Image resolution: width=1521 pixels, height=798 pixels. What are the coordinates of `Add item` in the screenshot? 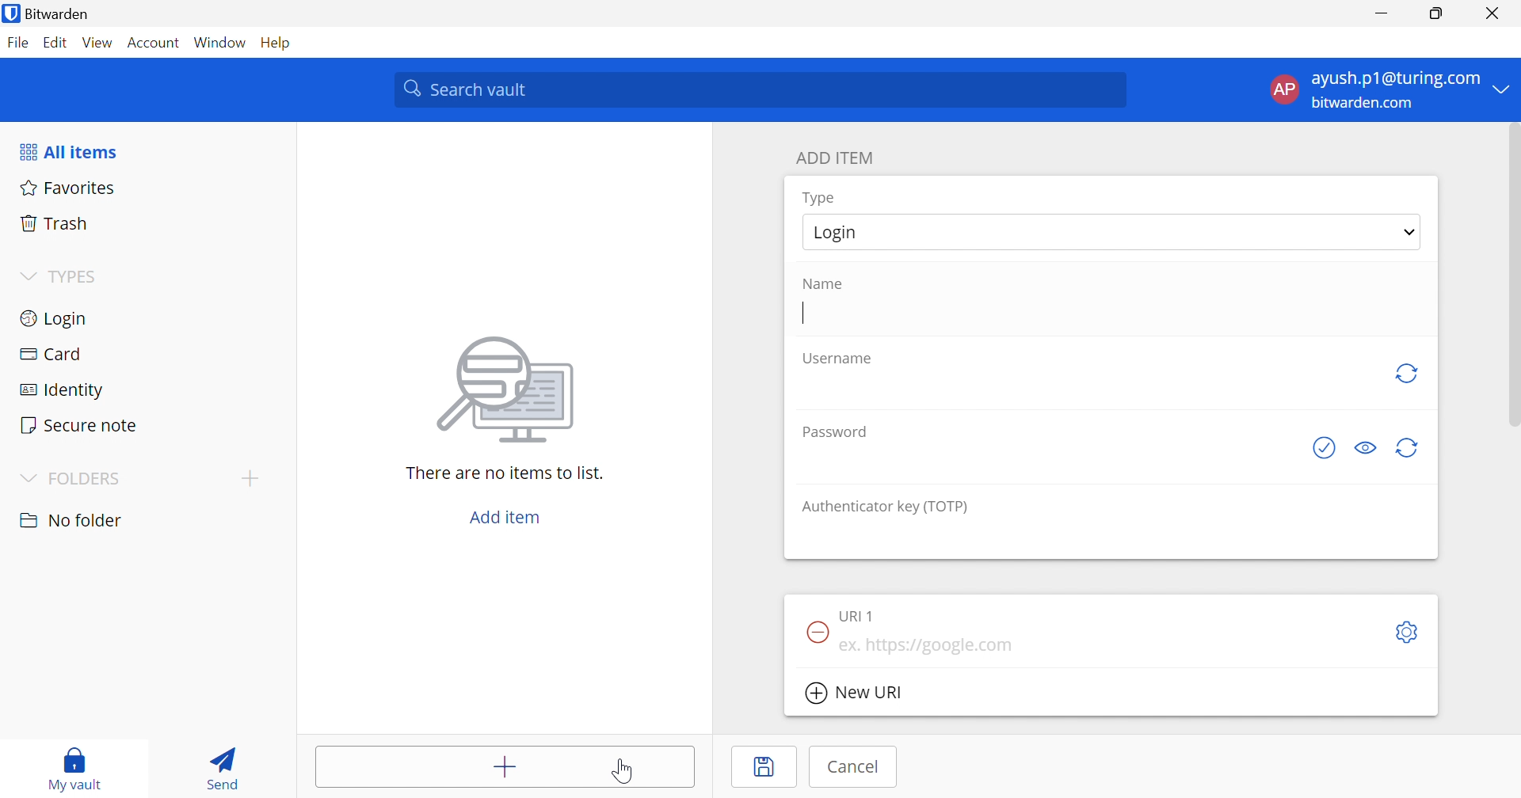 It's located at (506, 769).